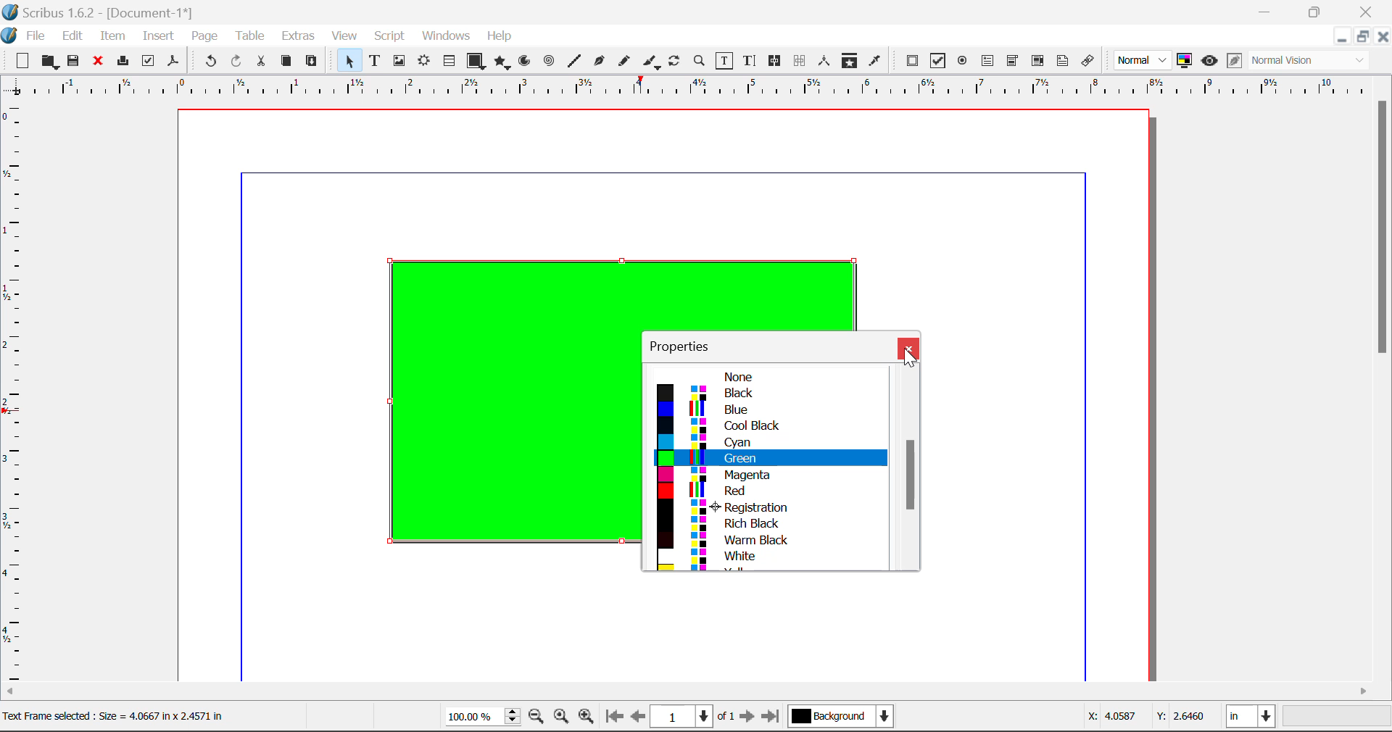 The height and width of the screenshot is (732, 1392). What do you see at coordinates (113, 715) in the screenshot?
I see `Text Frame selected: Size= 4.0667 in x 2.4571 in` at bounding box center [113, 715].